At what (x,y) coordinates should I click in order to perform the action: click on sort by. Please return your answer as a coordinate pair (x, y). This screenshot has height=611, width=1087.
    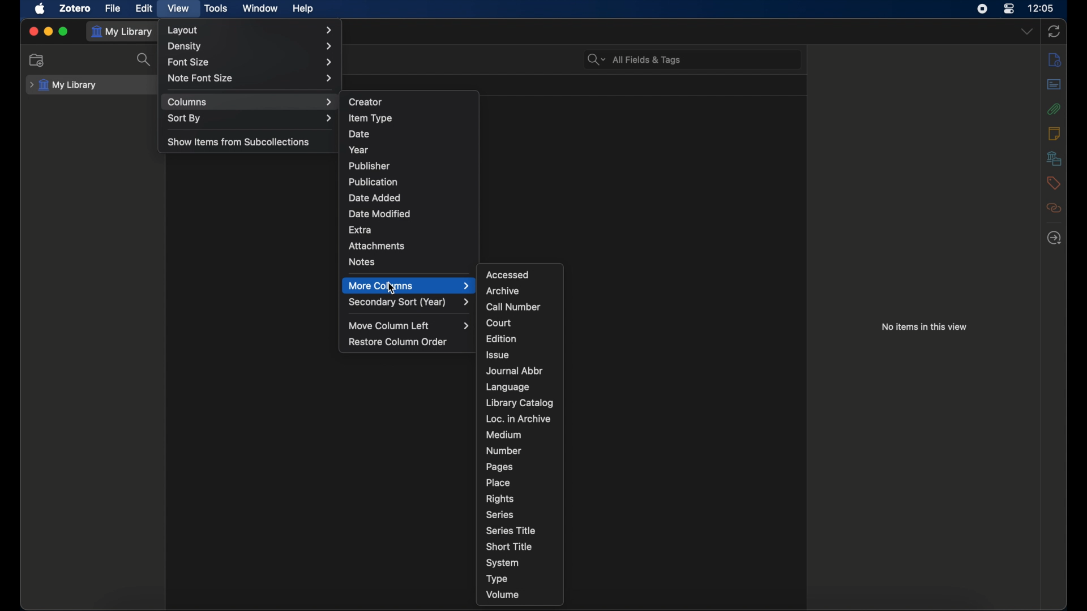
    Looking at the image, I should click on (250, 118).